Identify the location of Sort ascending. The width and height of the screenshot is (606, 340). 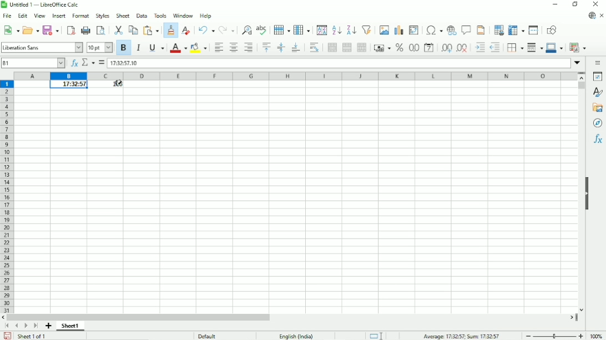
(336, 30).